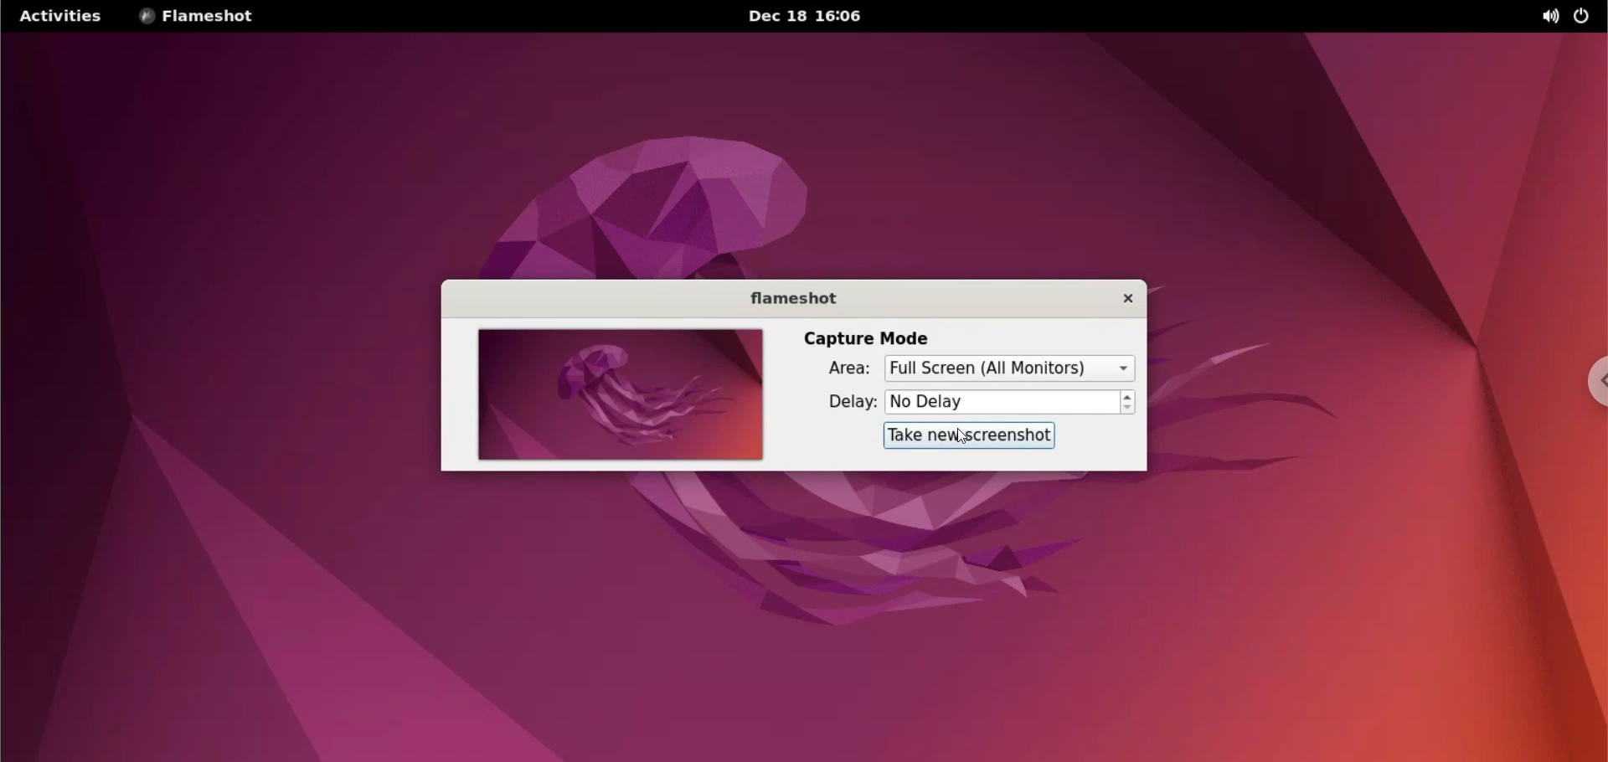  Describe the element at coordinates (851, 368) in the screenshot. I see `capture area label` at that location.